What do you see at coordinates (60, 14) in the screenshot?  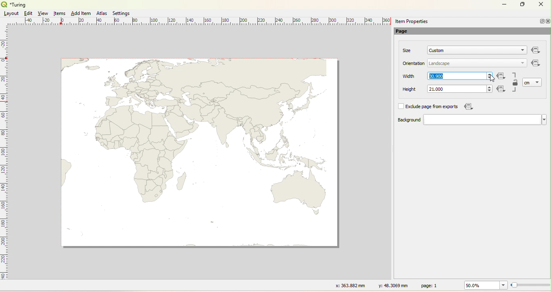 I see `Items` at bounding box center [60, 14].